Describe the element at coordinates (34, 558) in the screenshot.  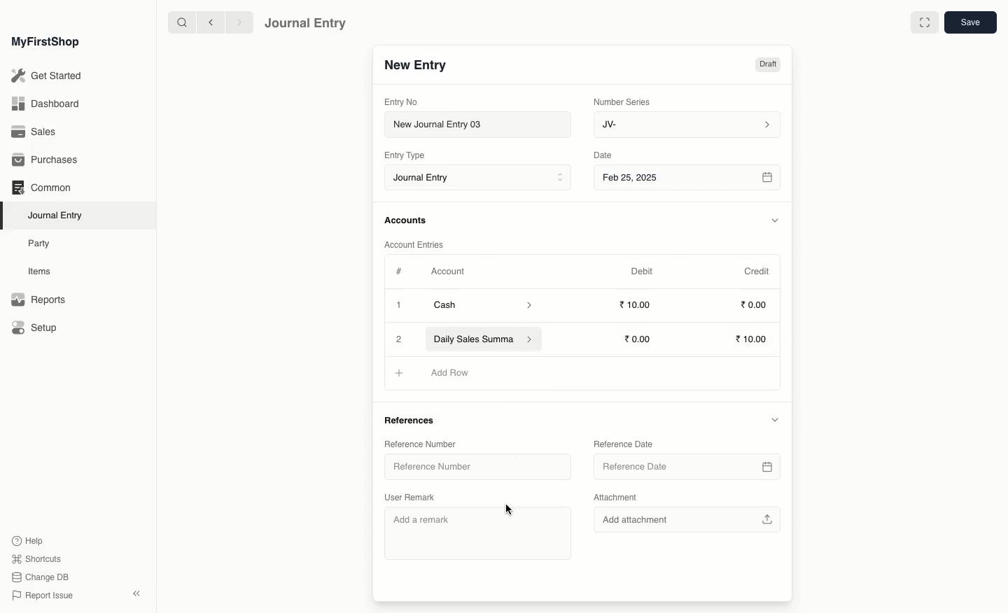
I see `Shortcuts` at that location.